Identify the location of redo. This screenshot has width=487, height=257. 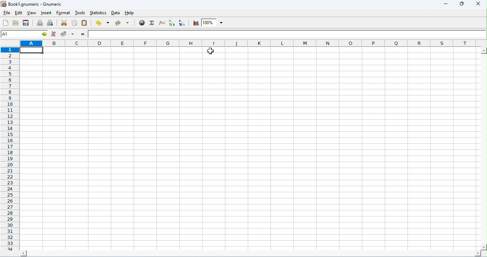
(123, 23).